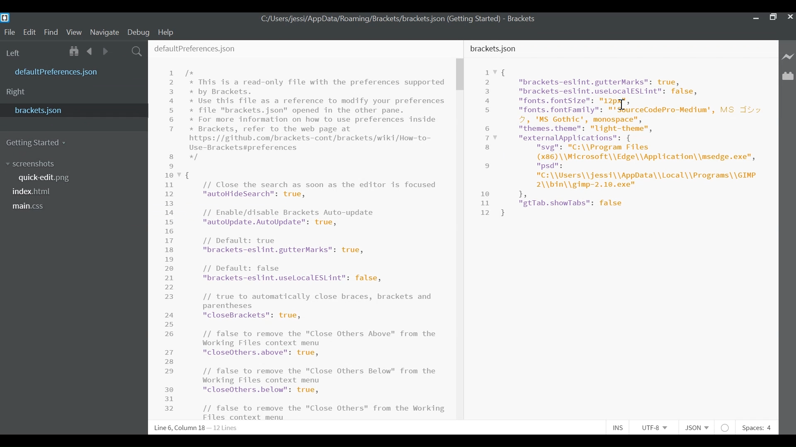 This screenshot has height=447, width=796. Describe the element at coordinates (760, 425) in the screenshot. I see `Spaces: 4` at that location.